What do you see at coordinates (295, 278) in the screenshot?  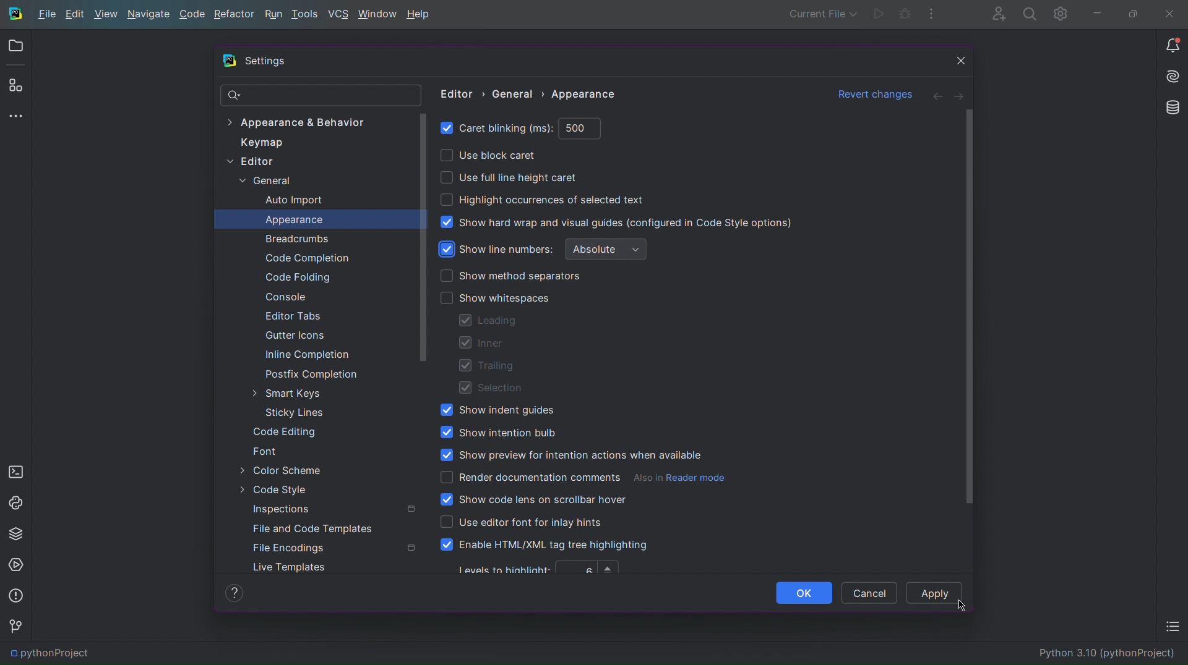 I see `Code Folding ` at bounding box center [295, 278].